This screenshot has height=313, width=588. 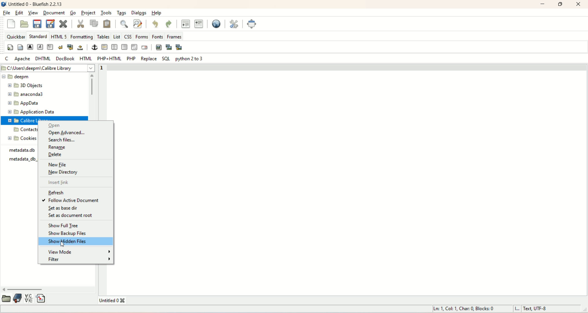 I want to click on documentation, so click(x=18, y=298).